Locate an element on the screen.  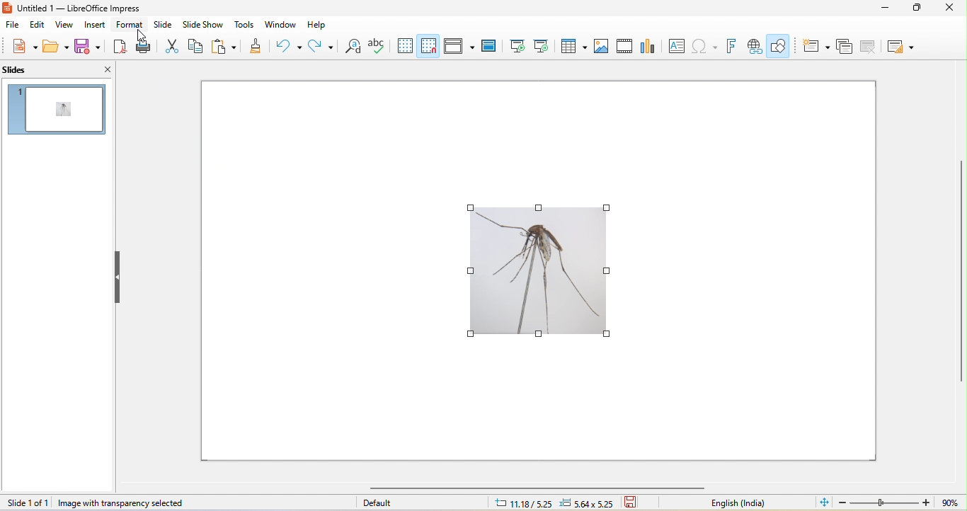
copy is located at coordinates (200, 46).